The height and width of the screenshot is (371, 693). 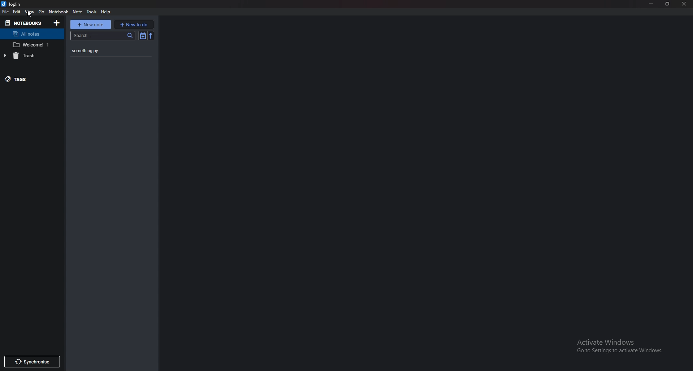 What do you see at coordinates (30, 12) in the screenshot?
I see `view` at bounding box center [30, 12].